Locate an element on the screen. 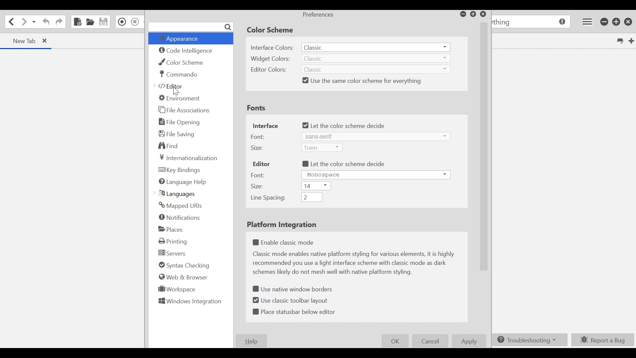 Image resolution: width=636 pixels, height=358 pixels. Undo last action is located at coordinates (46, 22).